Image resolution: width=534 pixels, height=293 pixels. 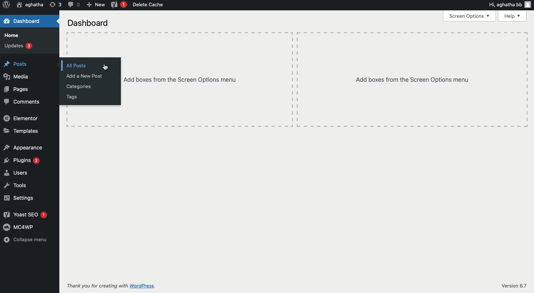 I want to click on Dashboard, so click(x=24, y=21).